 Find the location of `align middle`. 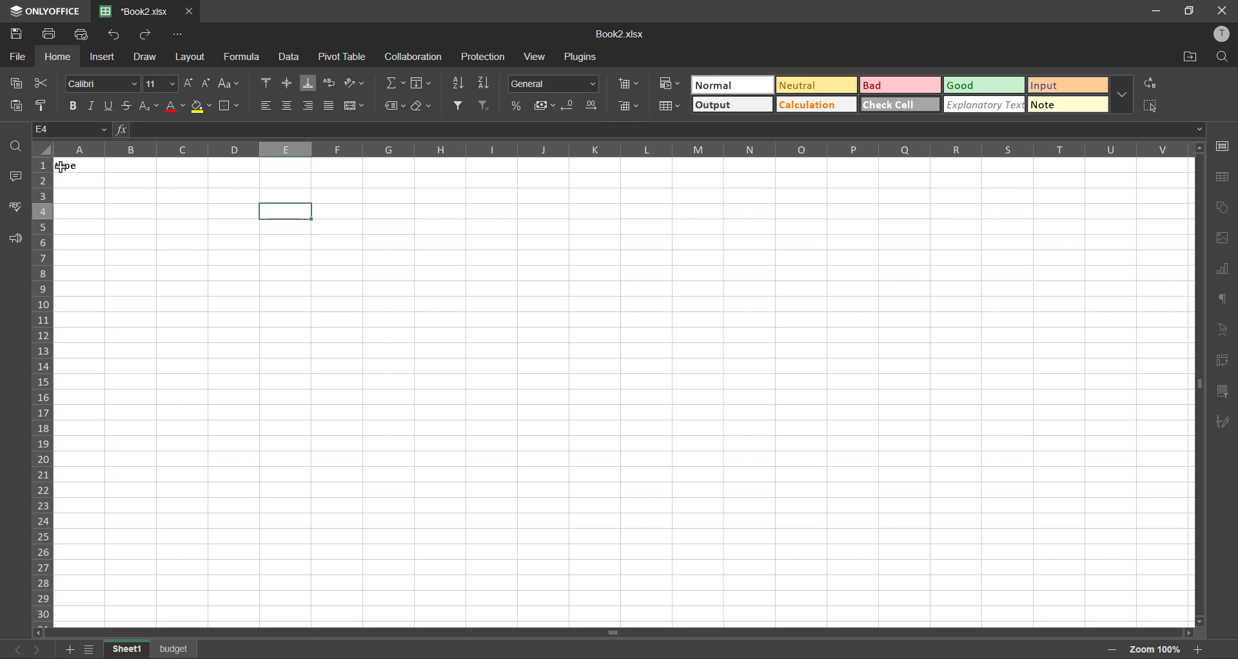

align middle is located at coordinates (283, 81).